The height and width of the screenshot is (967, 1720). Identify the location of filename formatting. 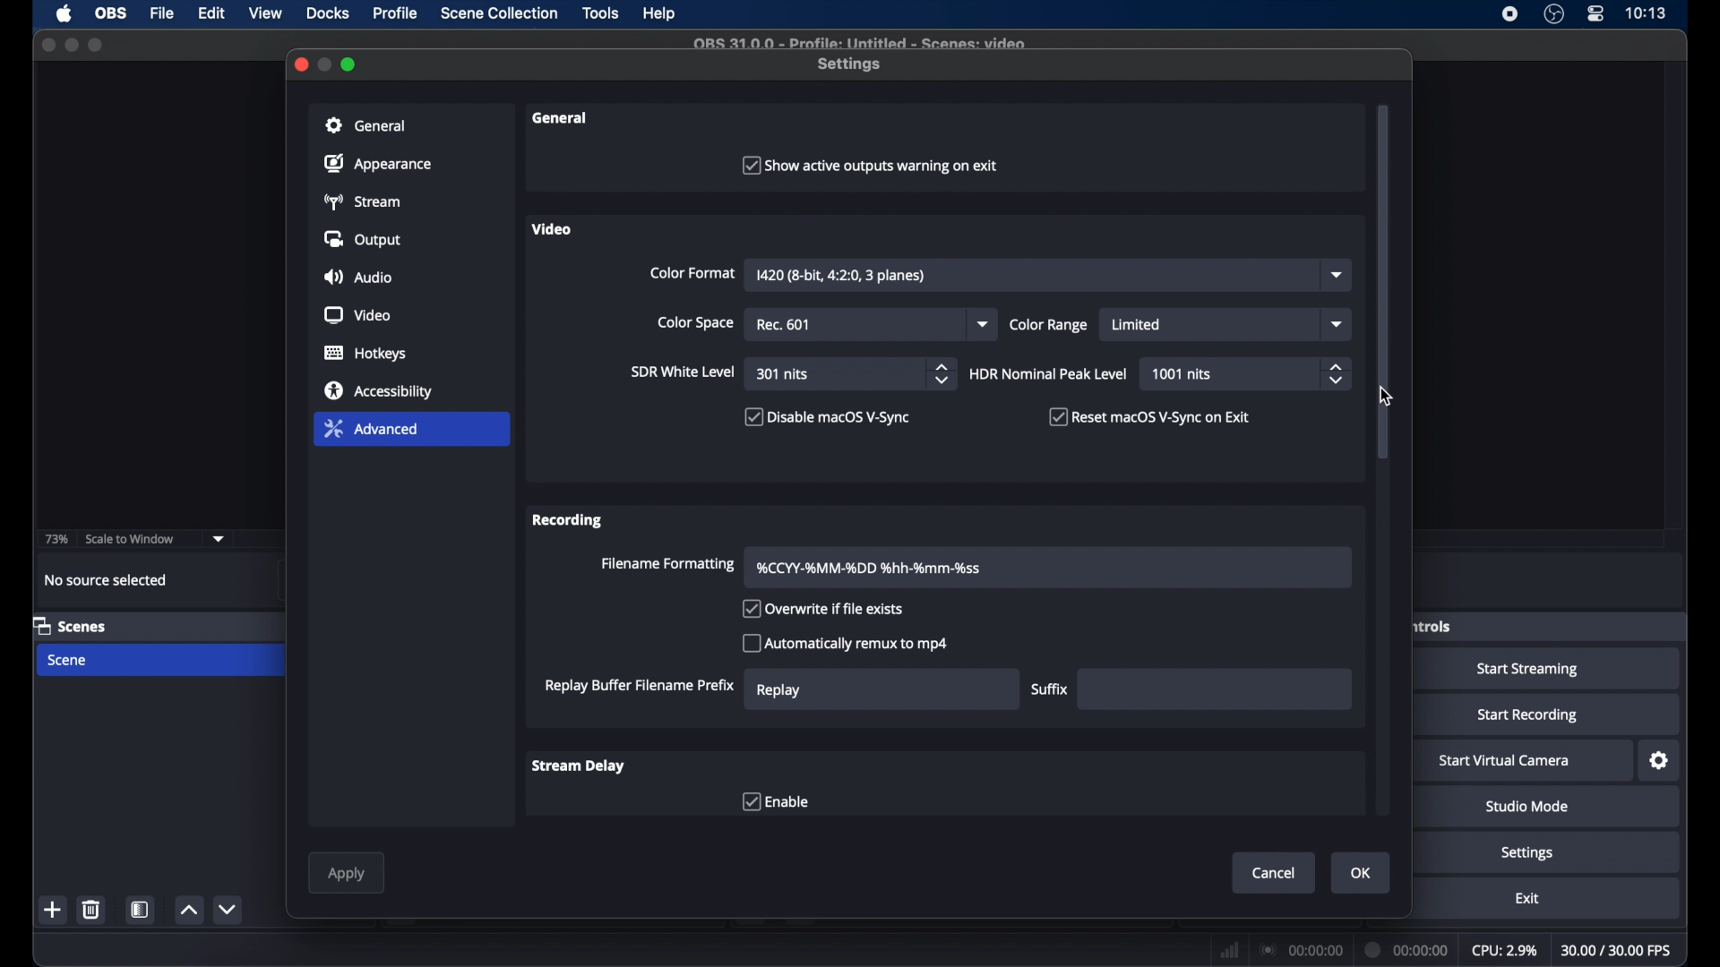
(670, 564).